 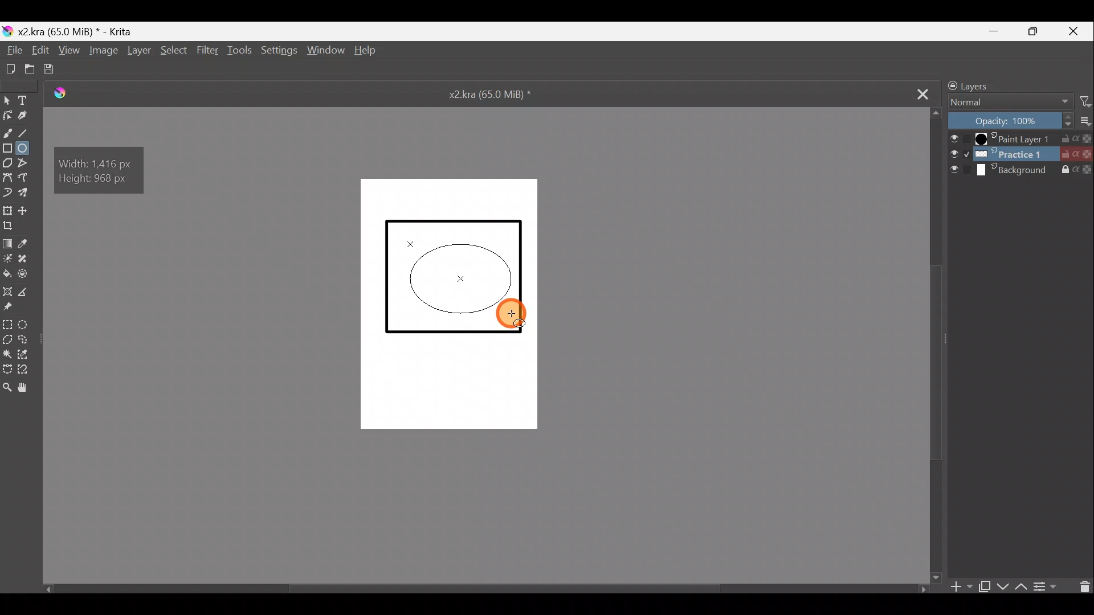 What do you see at coordinates (476, 587) in the screenshot?
I see `Scroll bar` at bounding box center [476, 587].